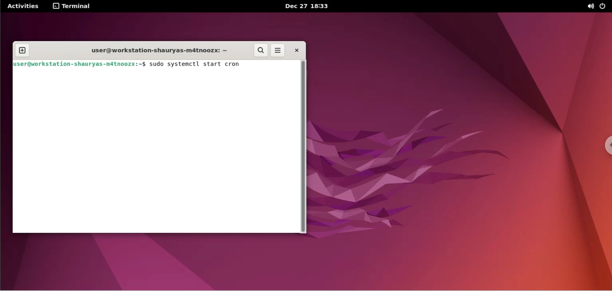  Describe the element at coordinates (74, 6) in the screenshot. I see `terminal ` at that location.